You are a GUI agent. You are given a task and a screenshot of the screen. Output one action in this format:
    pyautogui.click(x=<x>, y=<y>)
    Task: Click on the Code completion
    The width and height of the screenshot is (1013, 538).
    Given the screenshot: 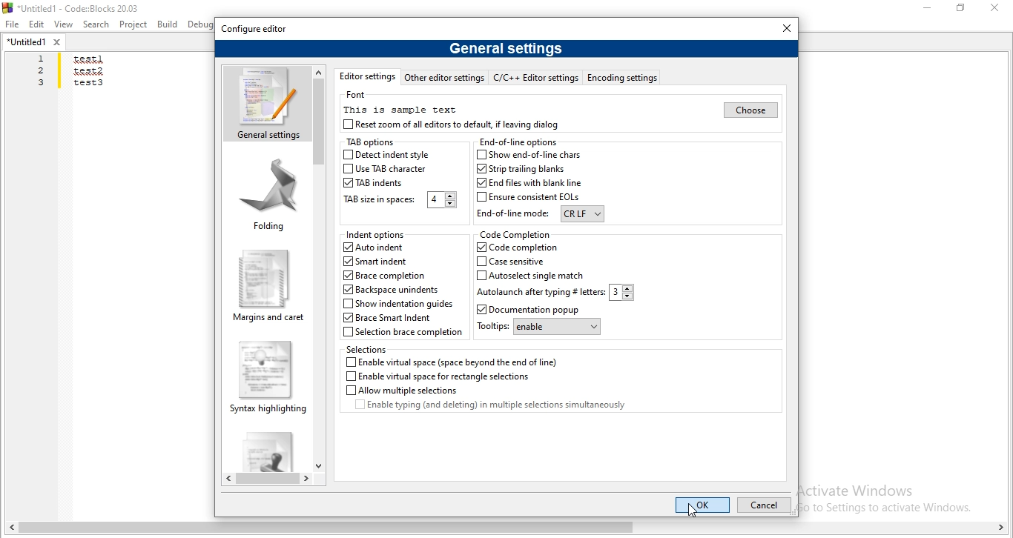 What is the action you would take?
    pyautogui.click(x=516, y=248)
    